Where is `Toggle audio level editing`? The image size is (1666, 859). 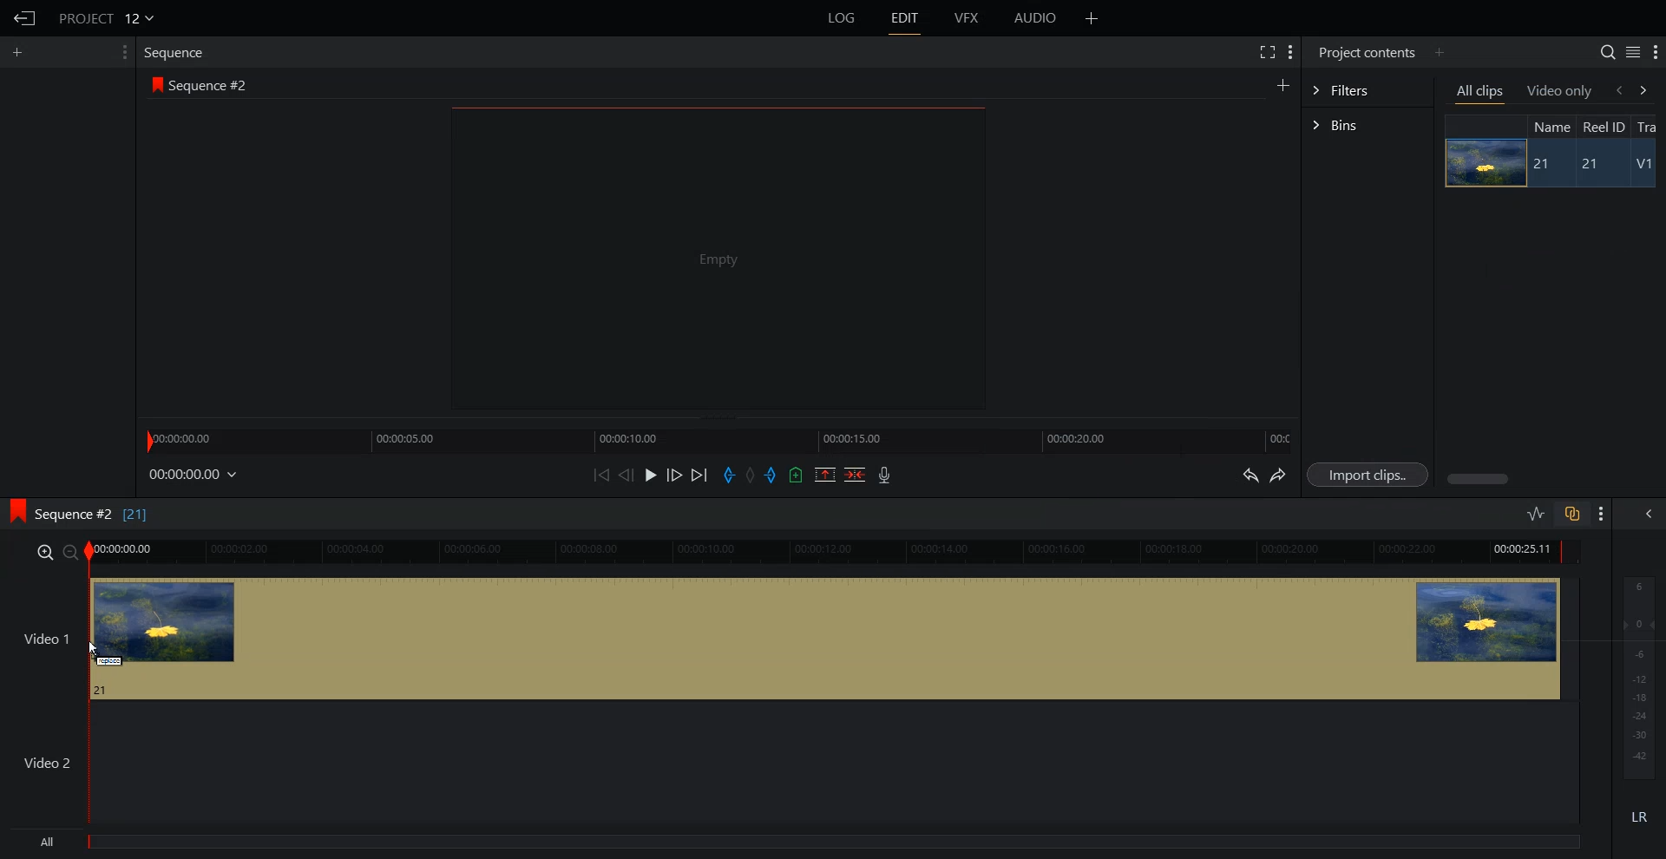 Toggle audio level editing is located at coordinates (1537, 513).